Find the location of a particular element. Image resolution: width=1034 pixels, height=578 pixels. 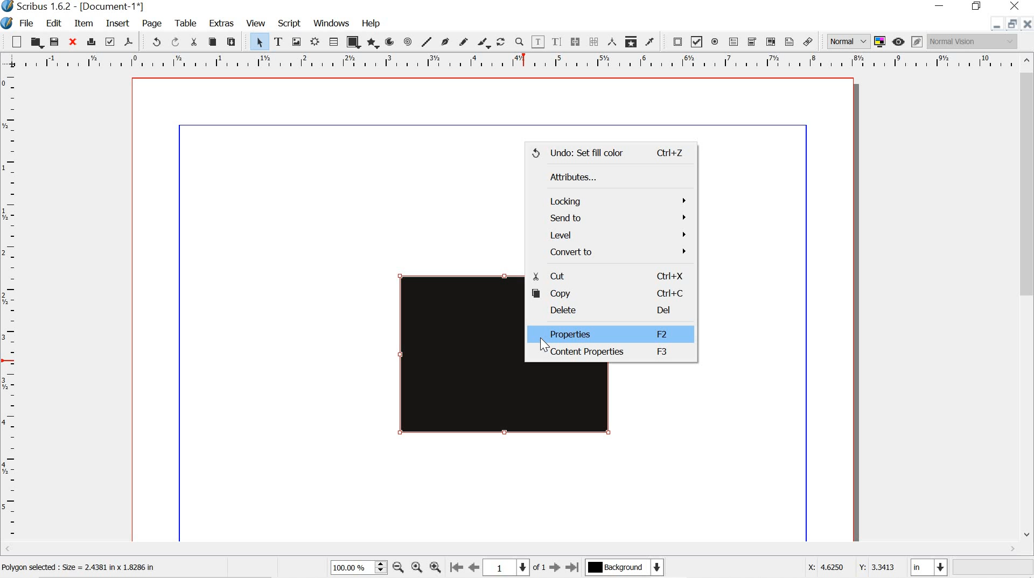

zoom out is located at coordinates (398, 568).